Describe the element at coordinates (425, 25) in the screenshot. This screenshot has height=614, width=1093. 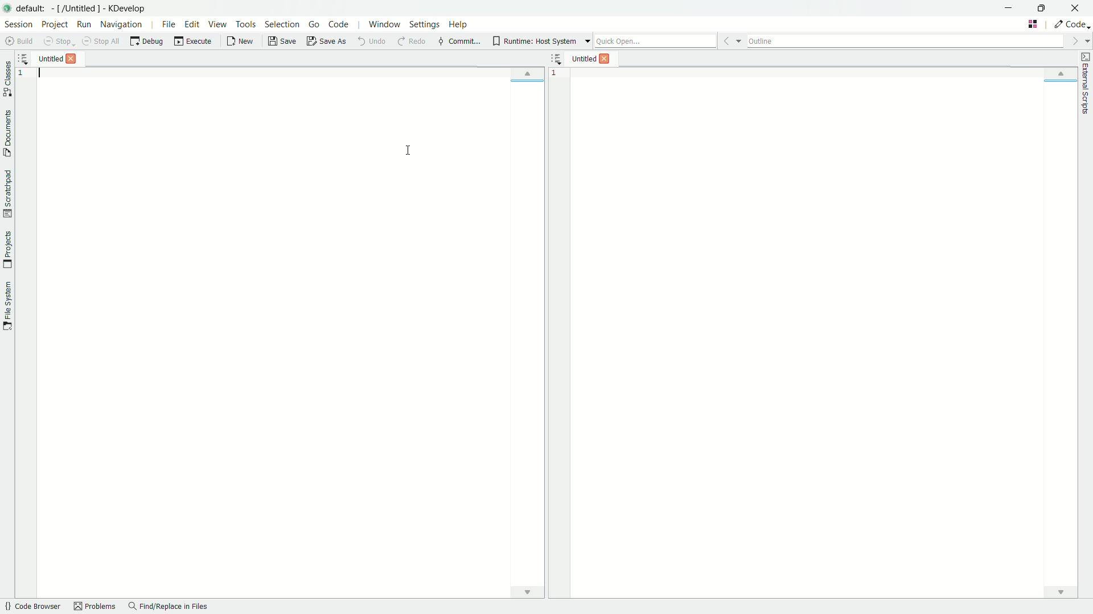
I see `settings menu` at that location.